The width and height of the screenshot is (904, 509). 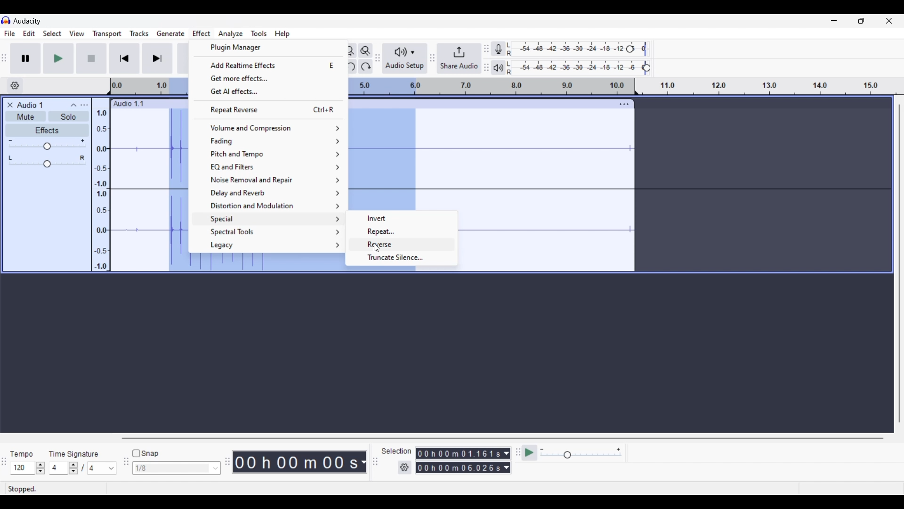 I want to click on Undo, so click(x=349, y=66).